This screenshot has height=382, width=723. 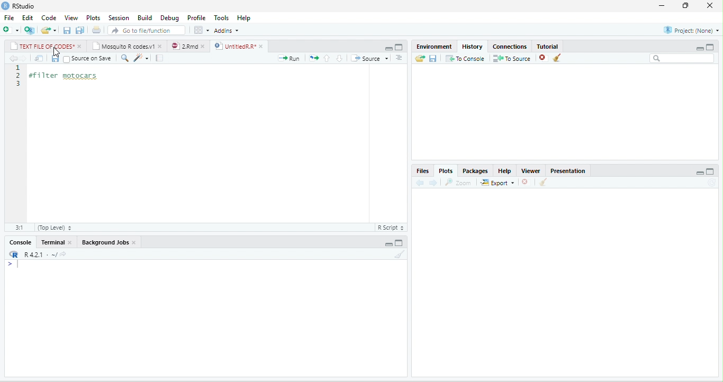 What do you see at coordinates (201, 30) in the screenshot?
I see `options` at bounding box center [201, 30].